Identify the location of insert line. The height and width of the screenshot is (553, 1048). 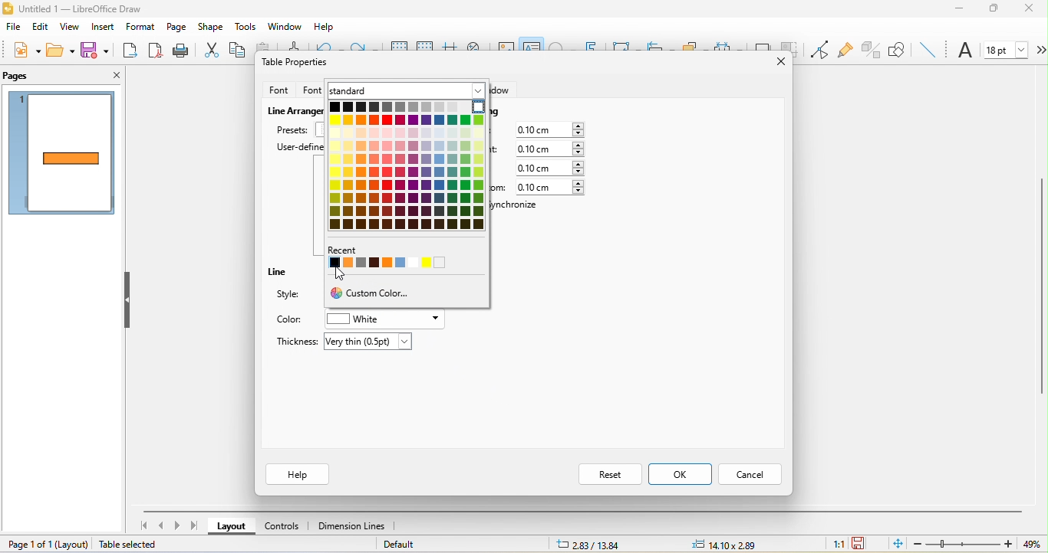
(928, 49).